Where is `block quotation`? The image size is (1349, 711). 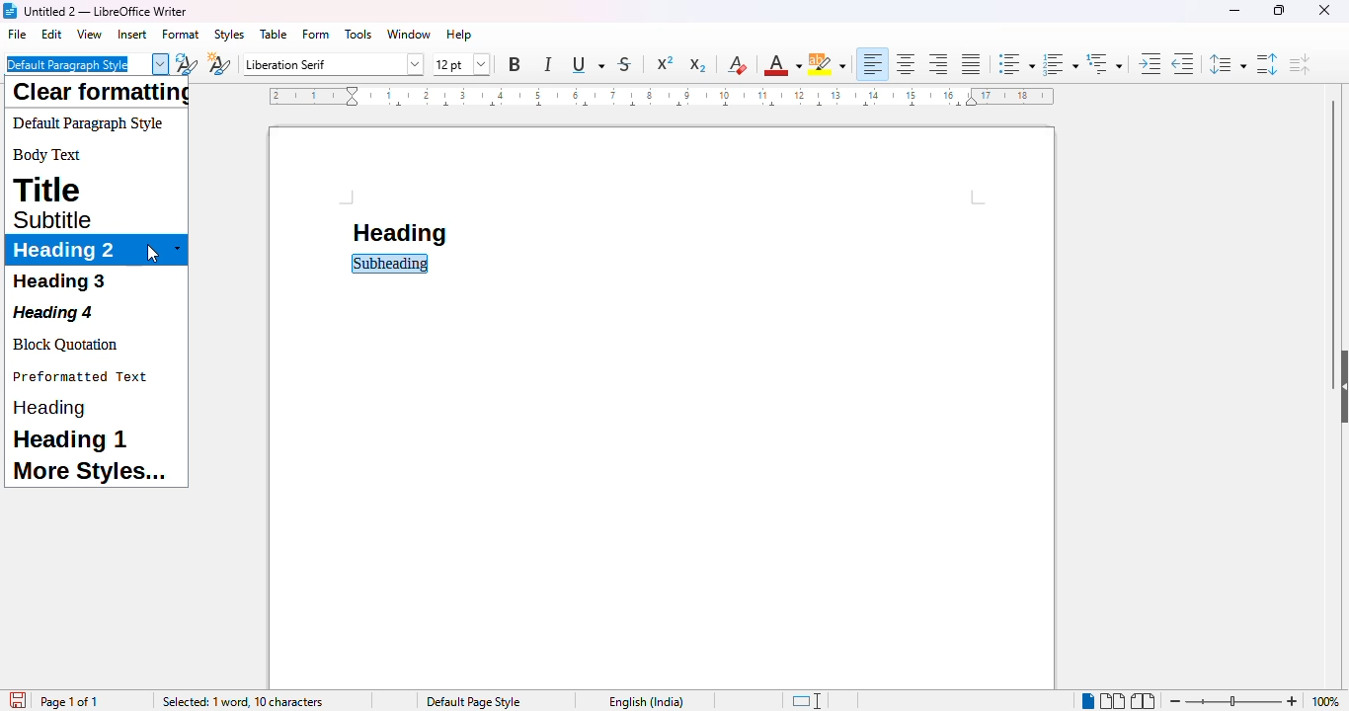
block quotation is located at coordinates (66, 345).